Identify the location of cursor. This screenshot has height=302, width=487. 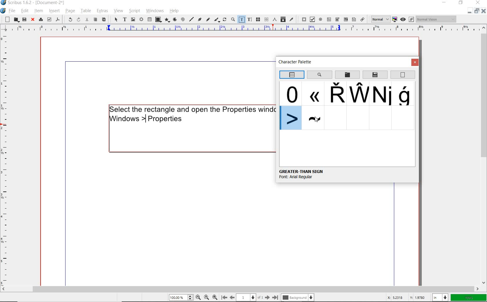
(316, 119).